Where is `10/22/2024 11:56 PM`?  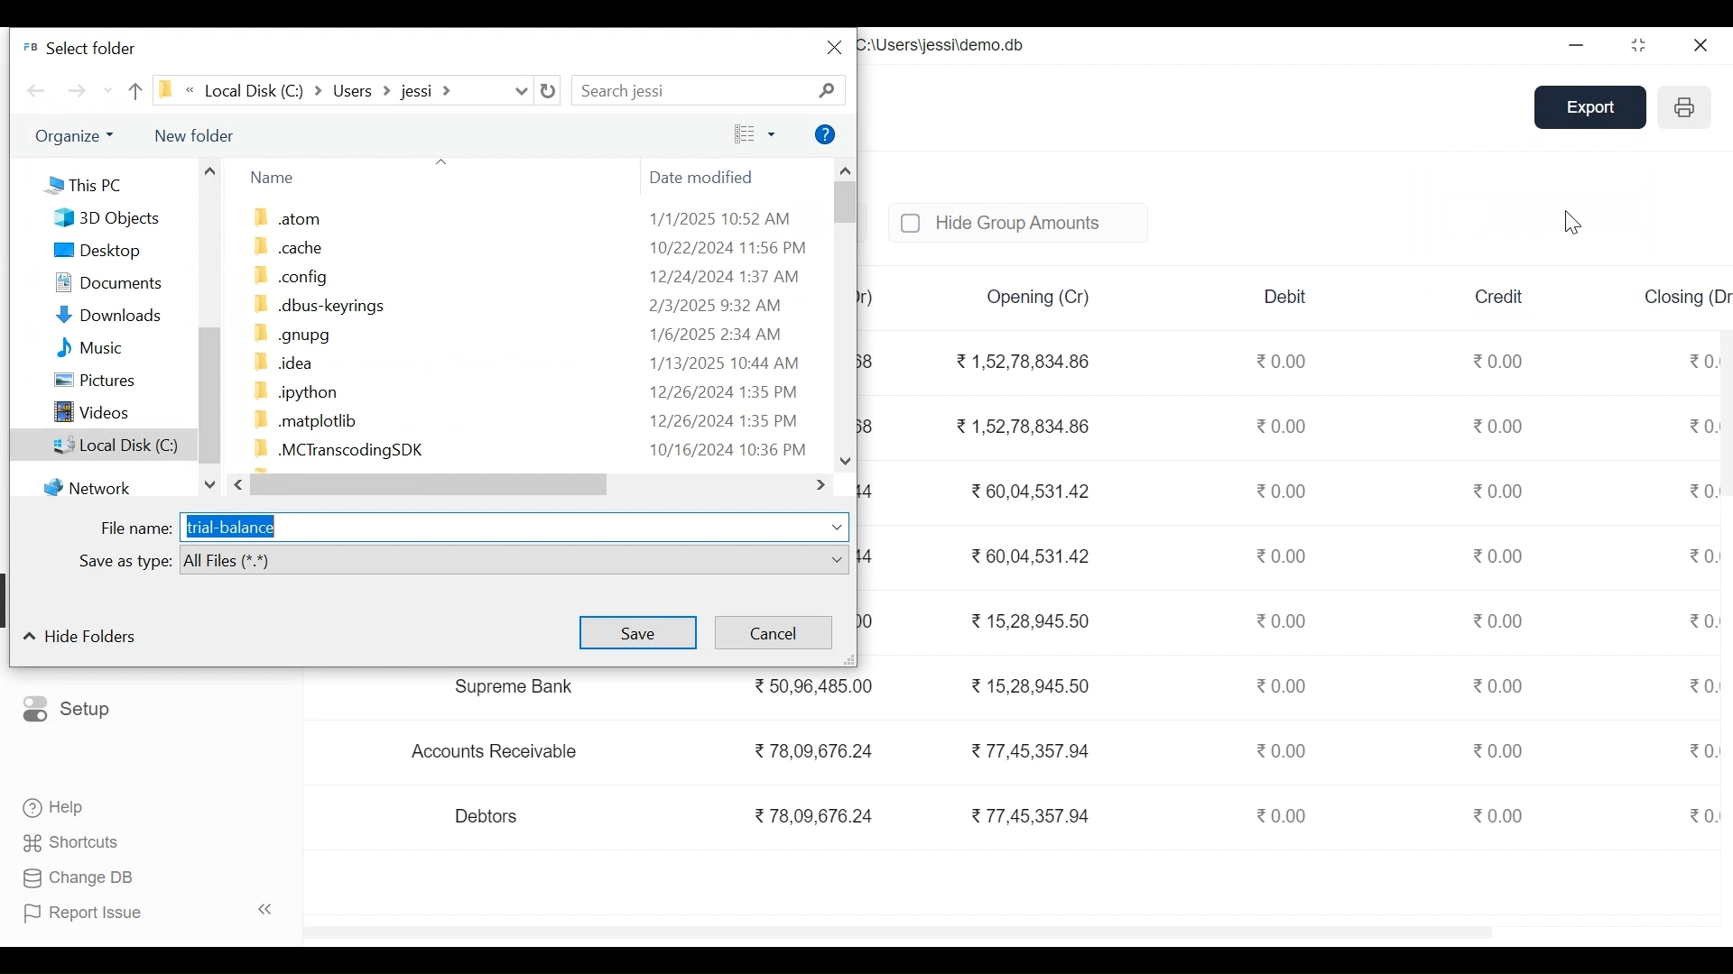 10/22/2024 11:56 PM is located at coordinates (728, 249).